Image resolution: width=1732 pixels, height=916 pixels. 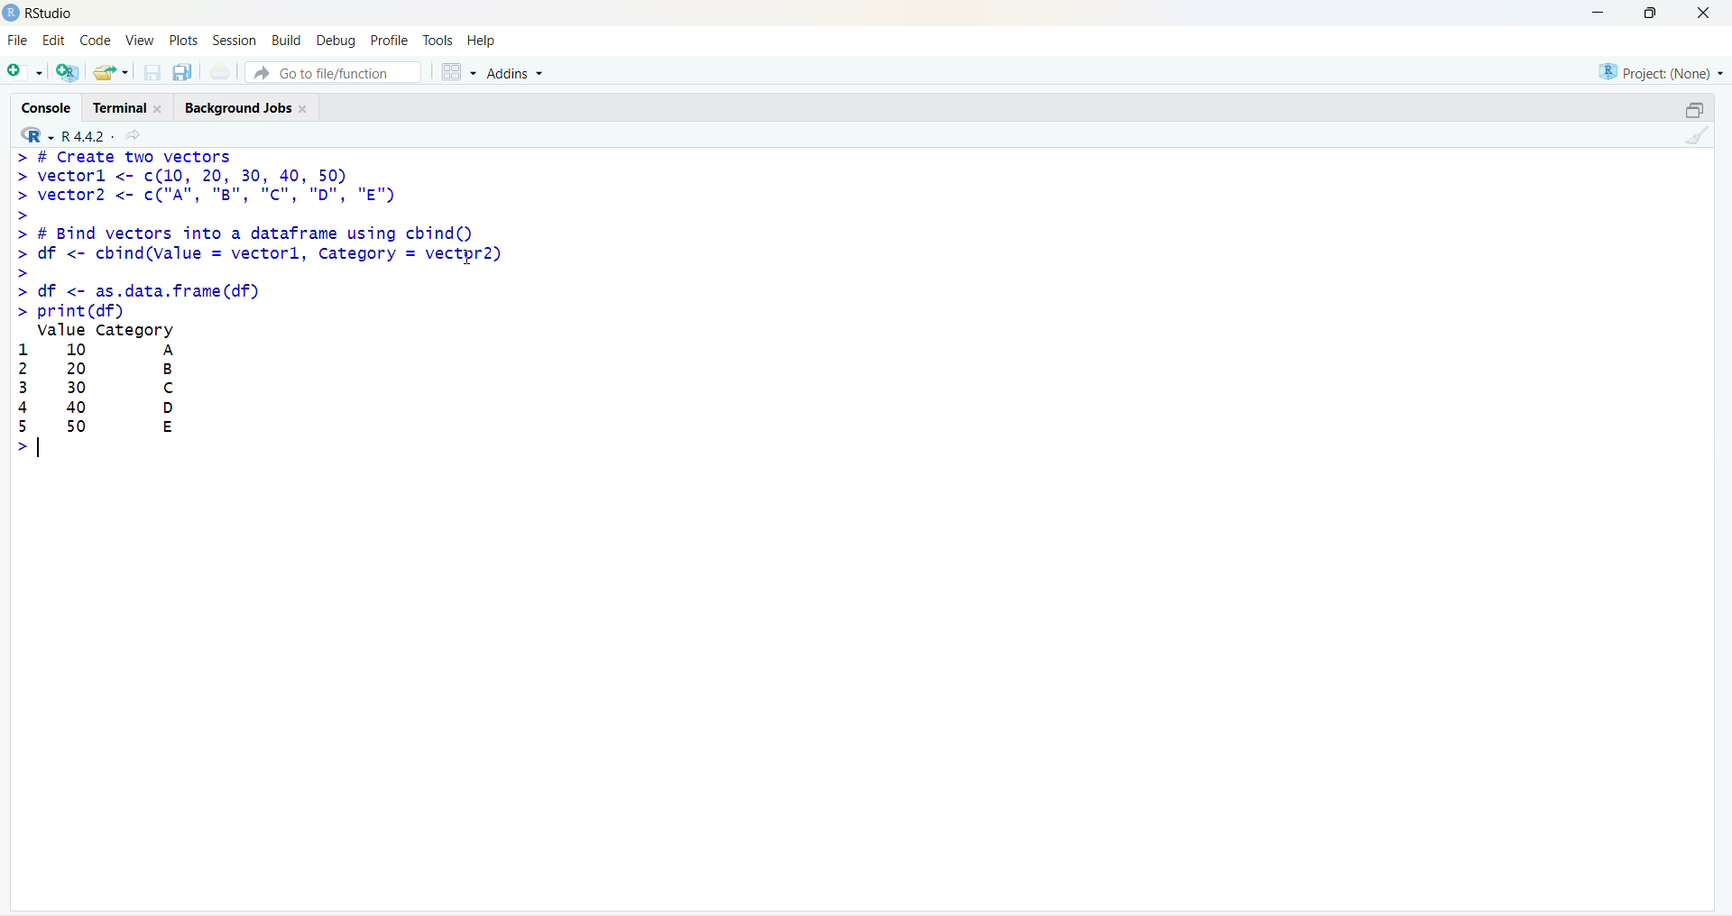 I want to click on Code, so click(x=97, y=39).